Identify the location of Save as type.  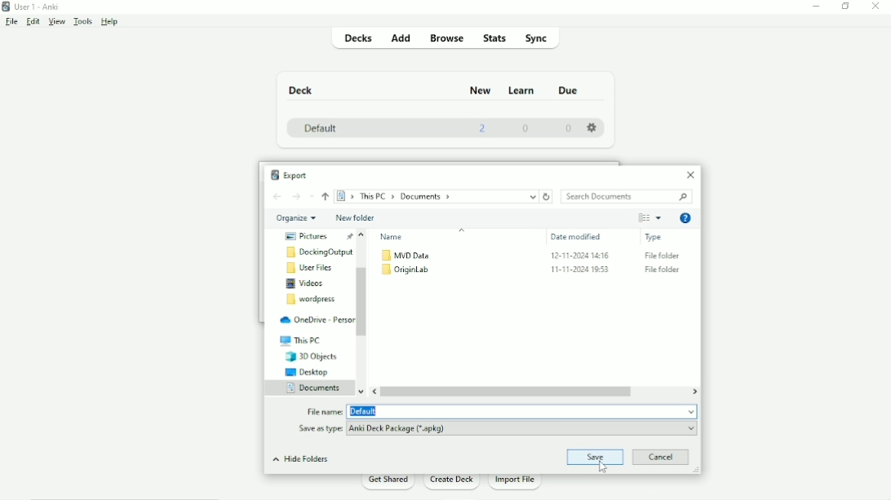
(493, 428).